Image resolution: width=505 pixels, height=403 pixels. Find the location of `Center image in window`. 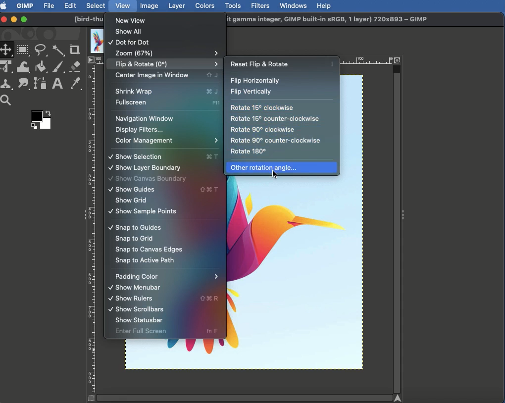

Center image in window is located at coordinates (153, 76).